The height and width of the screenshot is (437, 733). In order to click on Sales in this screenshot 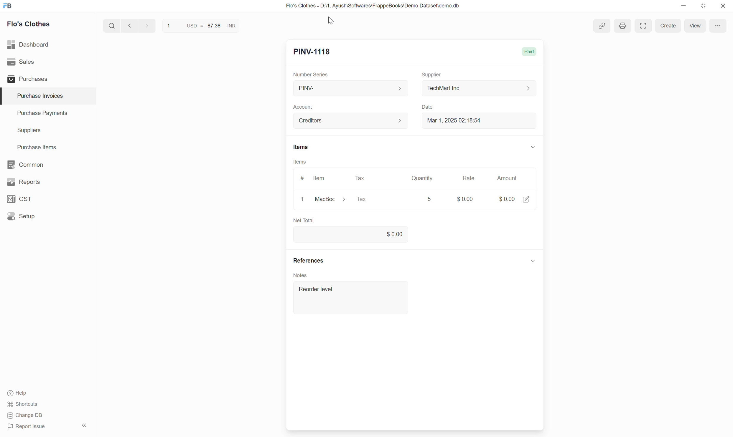, I will do `click(48, 62)`.